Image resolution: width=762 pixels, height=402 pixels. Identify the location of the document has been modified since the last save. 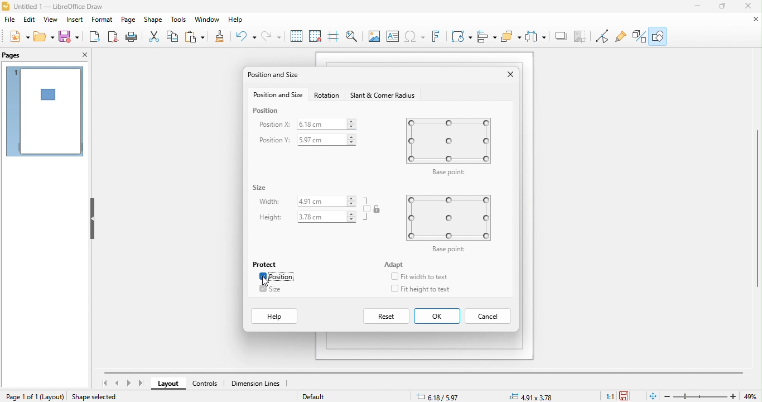
(628, 396).